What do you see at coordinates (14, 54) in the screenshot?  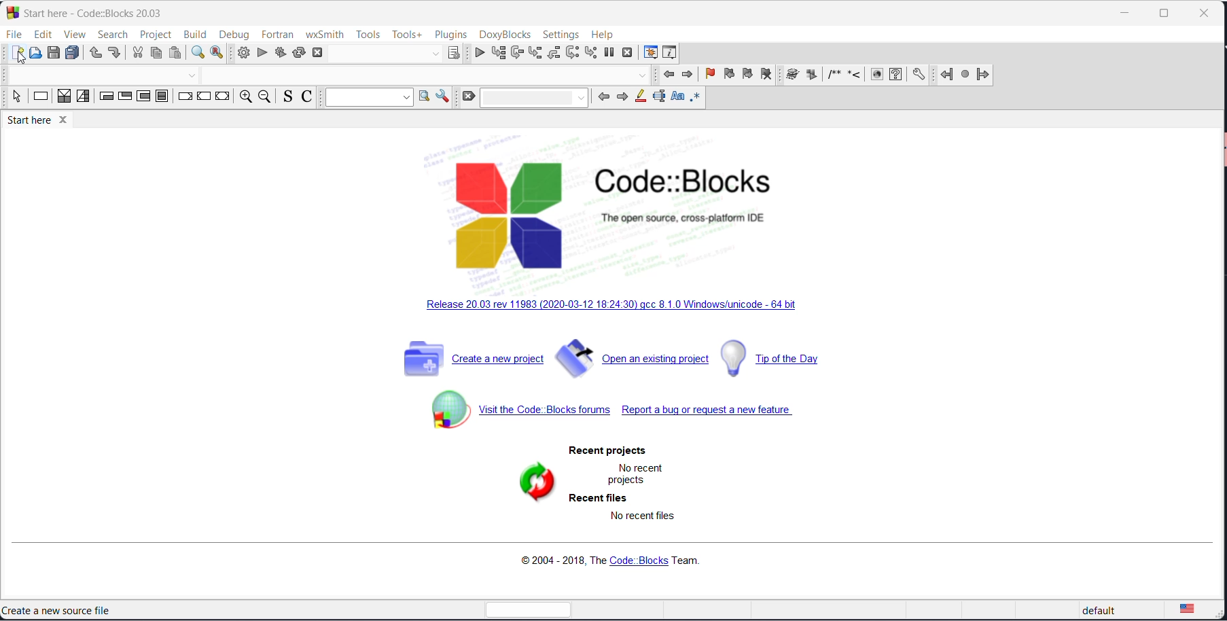 I see `new file` at bounding box center [14, 54].